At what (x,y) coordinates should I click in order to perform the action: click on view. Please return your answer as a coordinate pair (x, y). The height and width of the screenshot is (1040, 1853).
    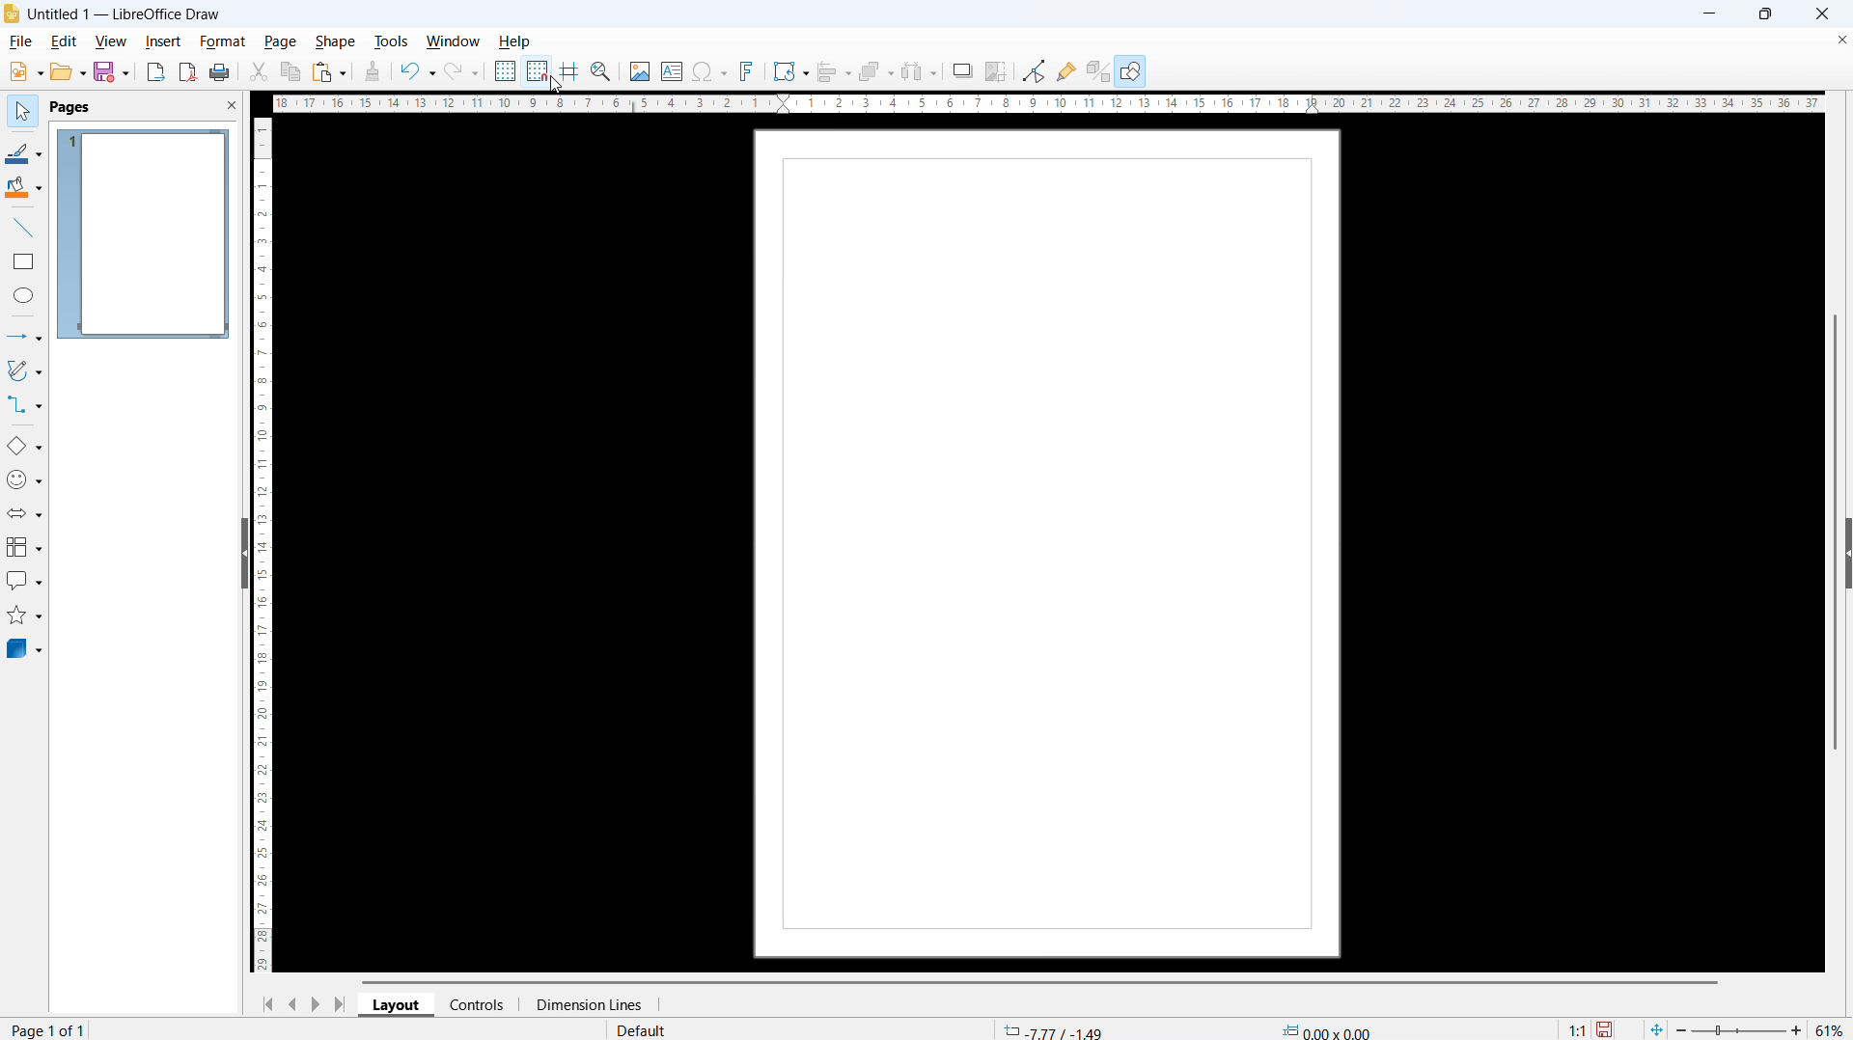
    Looking at the image, I should click on (110, 41).